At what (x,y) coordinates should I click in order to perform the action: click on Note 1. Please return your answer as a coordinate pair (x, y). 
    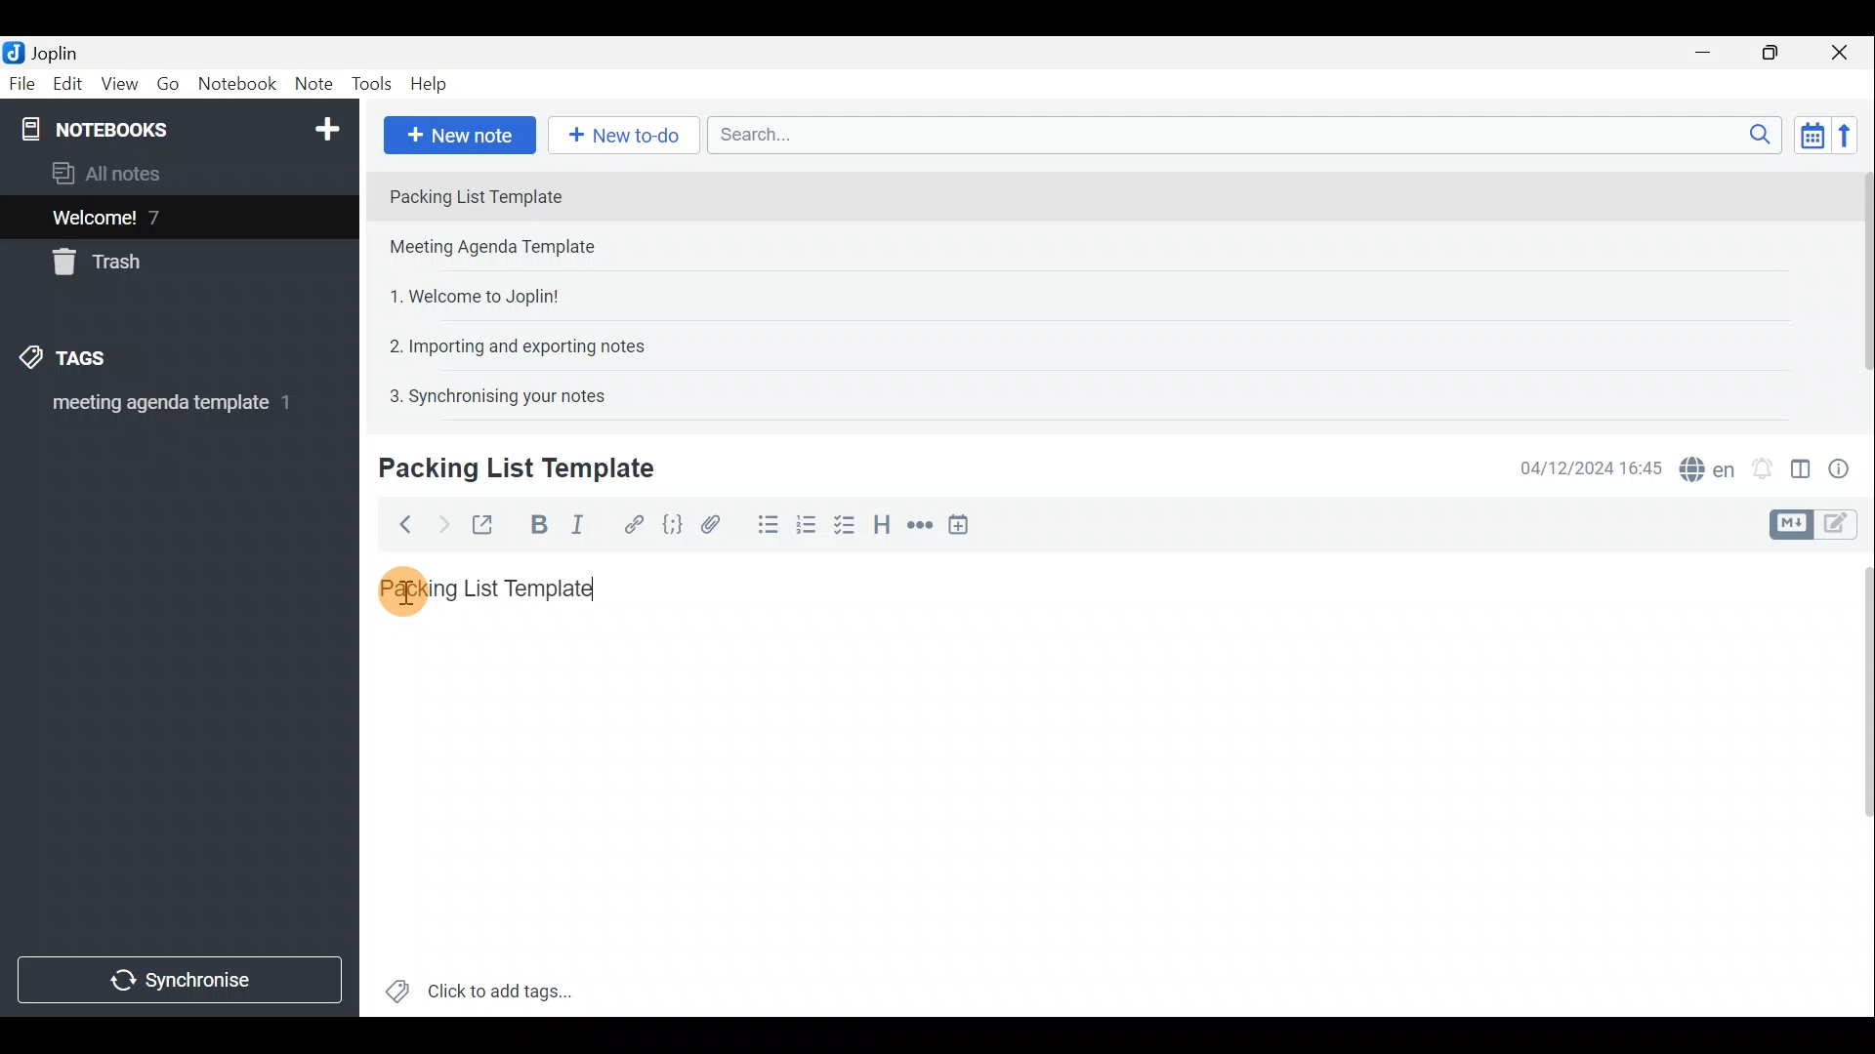
    Looking at the image, I should click on (546, 194).